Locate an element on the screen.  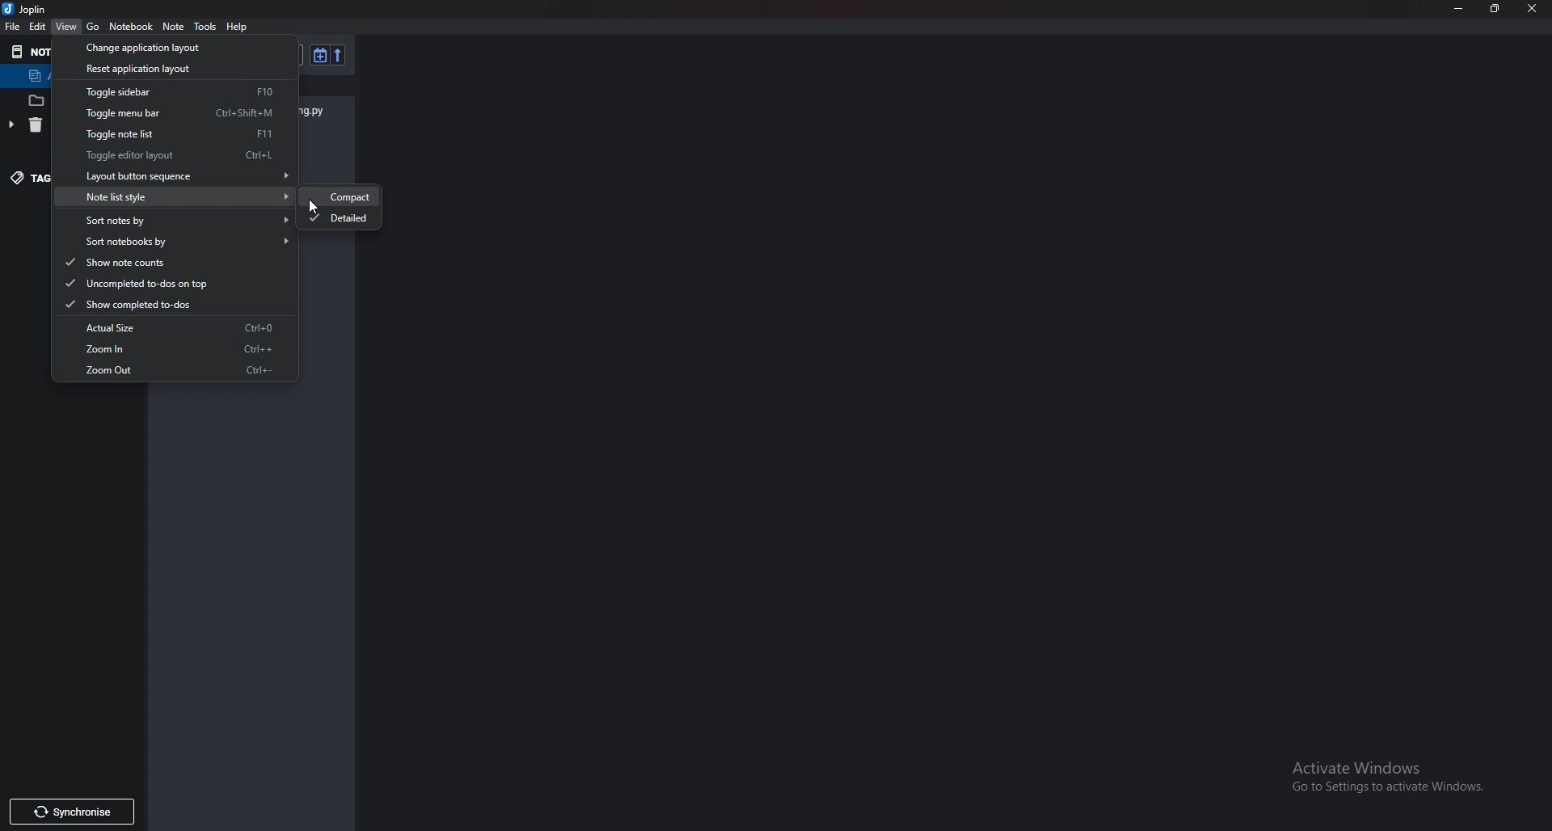
Tools is located at coordinates (205, 27).